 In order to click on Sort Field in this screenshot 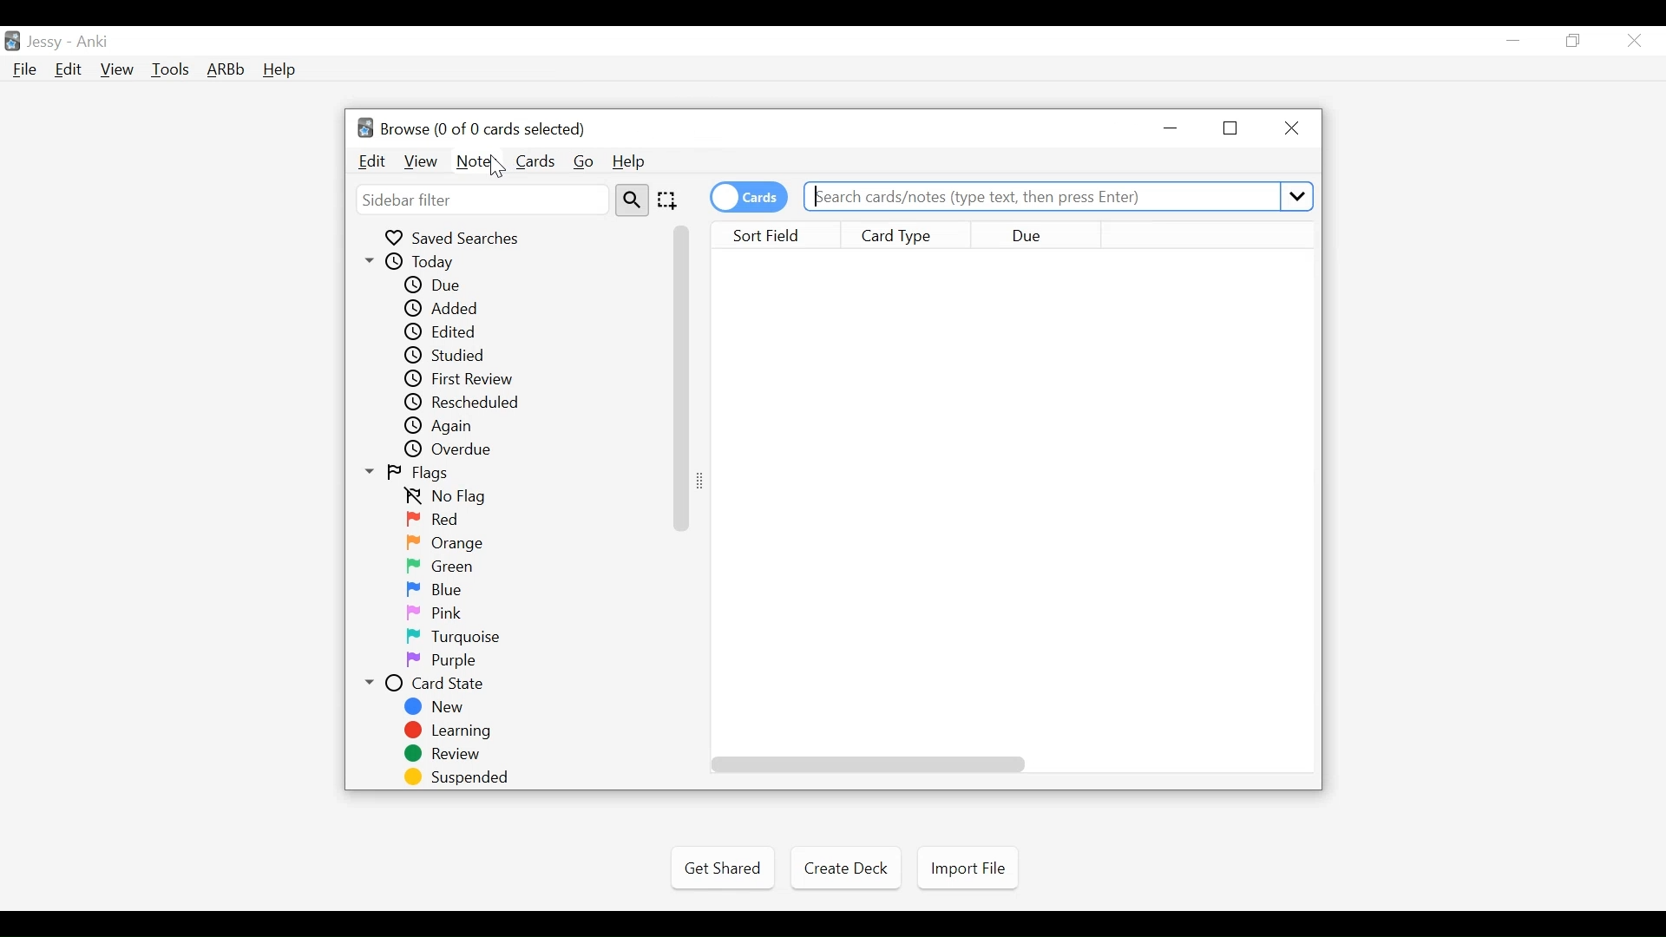, I will do `click(775, 233)`.